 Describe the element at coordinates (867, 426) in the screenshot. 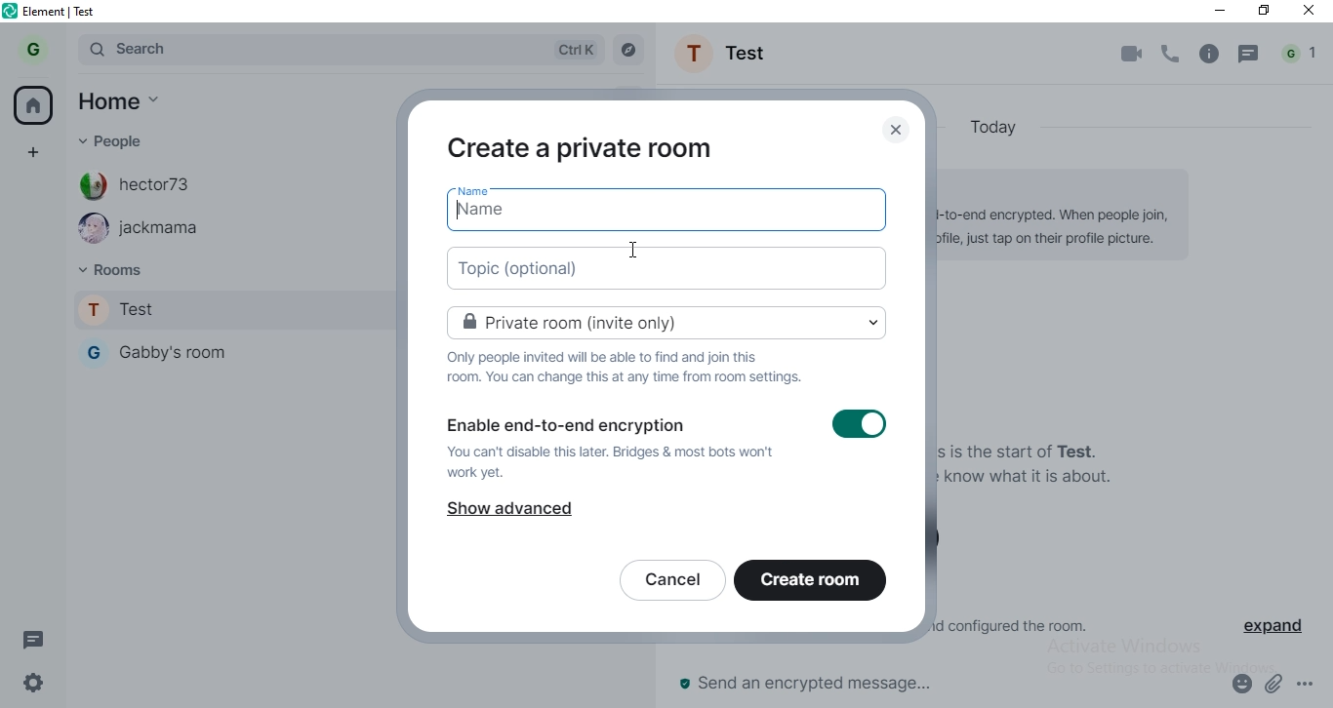

I see `switch` at that location.